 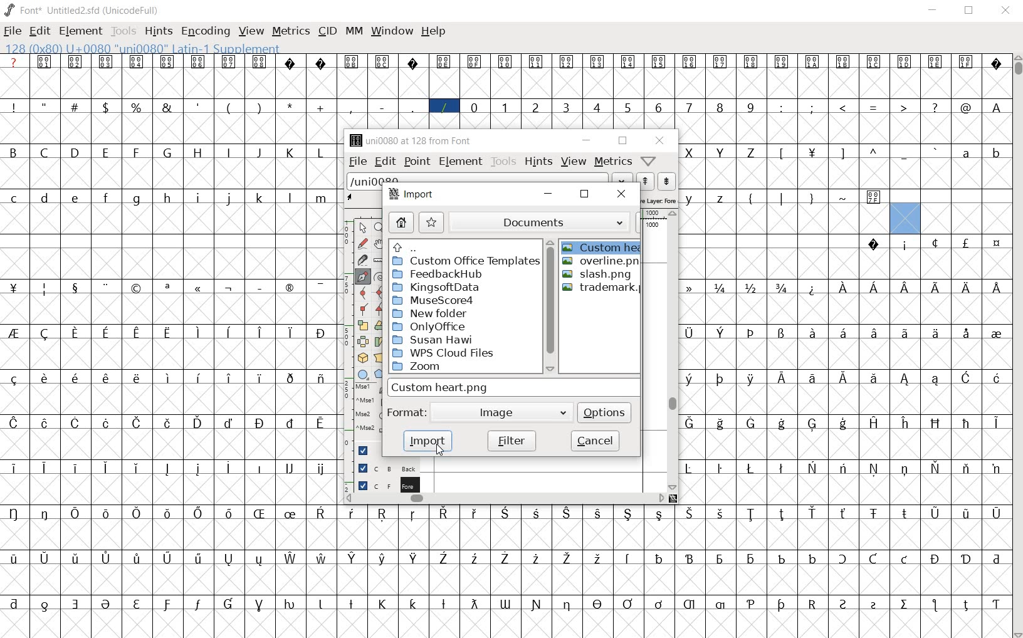 What do you see at coordinates (321, 63) in the screenshot?
I see `glyph` at bounding box center [321, 63].